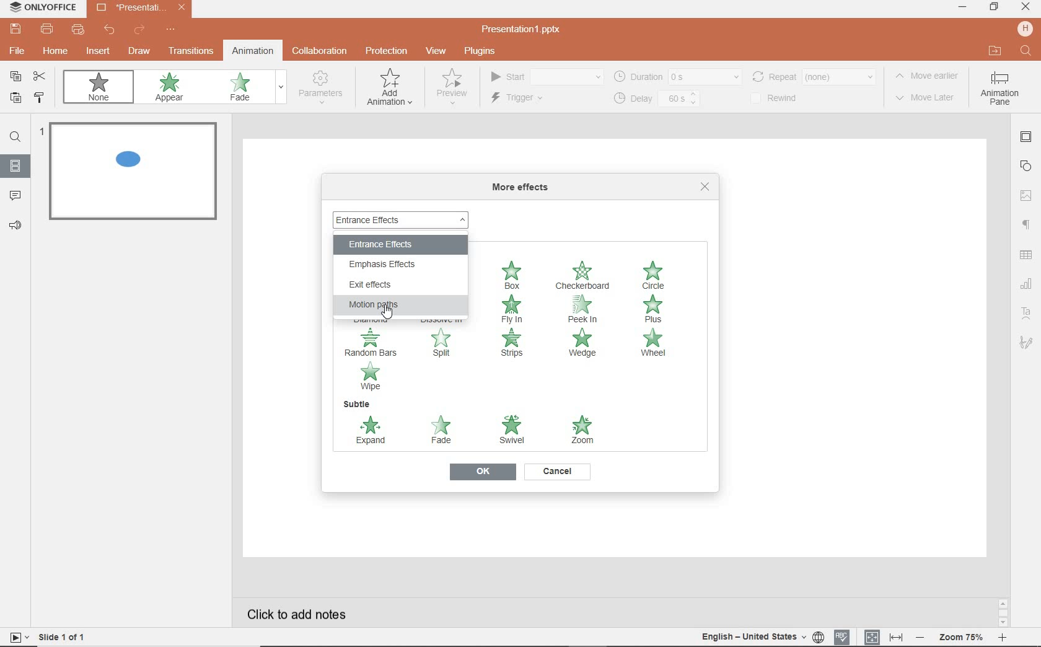 The width and height of the screenshot is (1041, 647). What do you see at coordinates (512, 309) in the screenshot?
I see `FLY IN` at bounding box center [512, 309].